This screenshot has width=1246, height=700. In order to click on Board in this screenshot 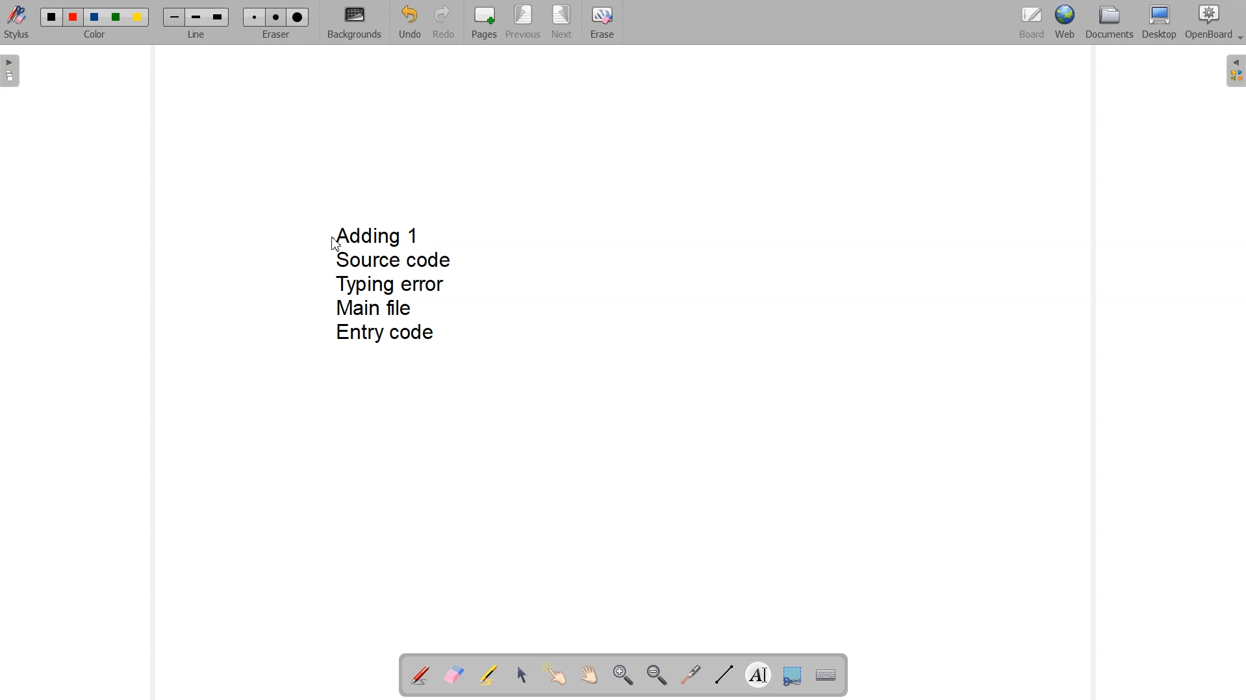, I will do `click(1032, 23)`.